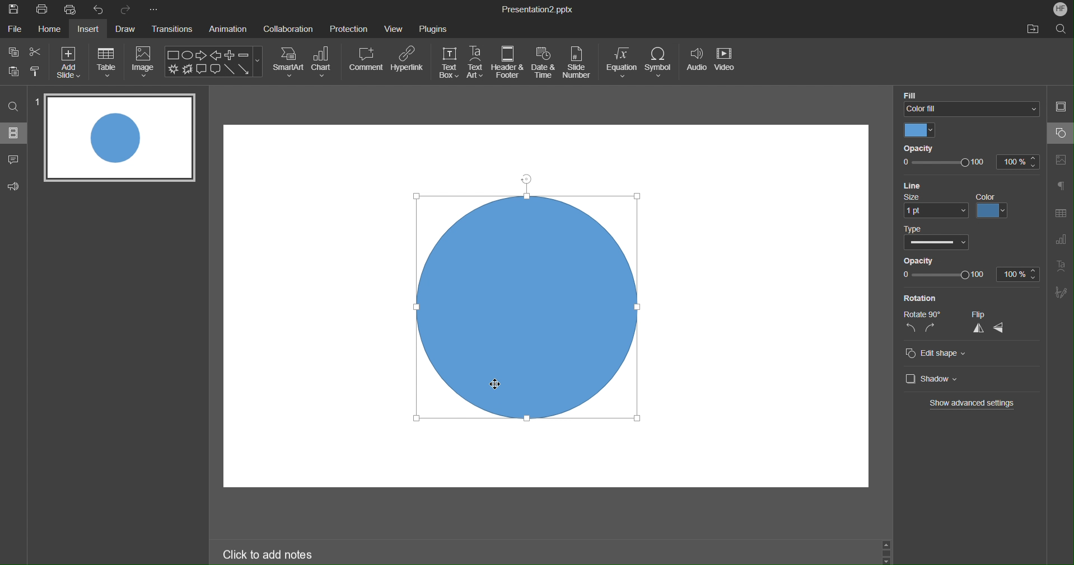 The height and width of the screenshot is (565, 1074). Describe the element at coordinates (128, 29) in the screenshot. I see `Draw` at that location.